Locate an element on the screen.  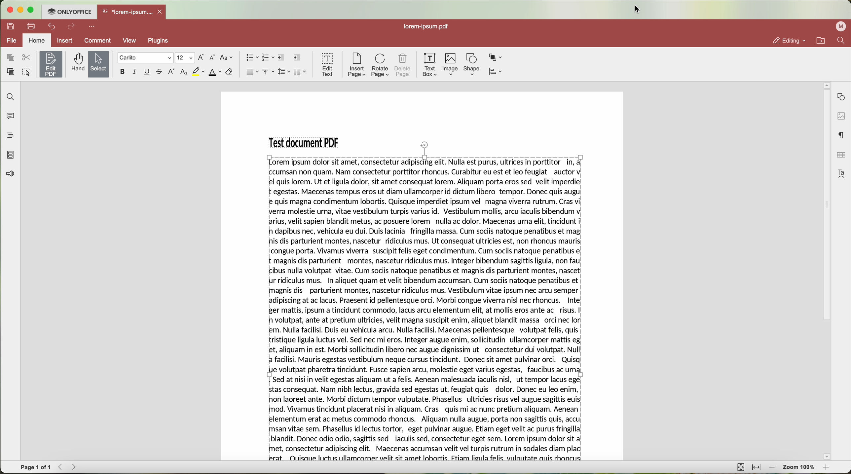
table settings is located at coordinates (841, 156).